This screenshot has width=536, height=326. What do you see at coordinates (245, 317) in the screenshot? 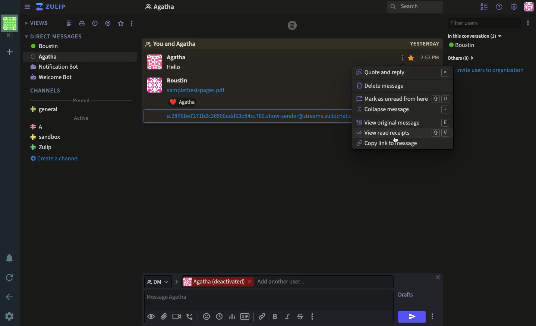
I see `GIF` at bounding box center [245, 317].